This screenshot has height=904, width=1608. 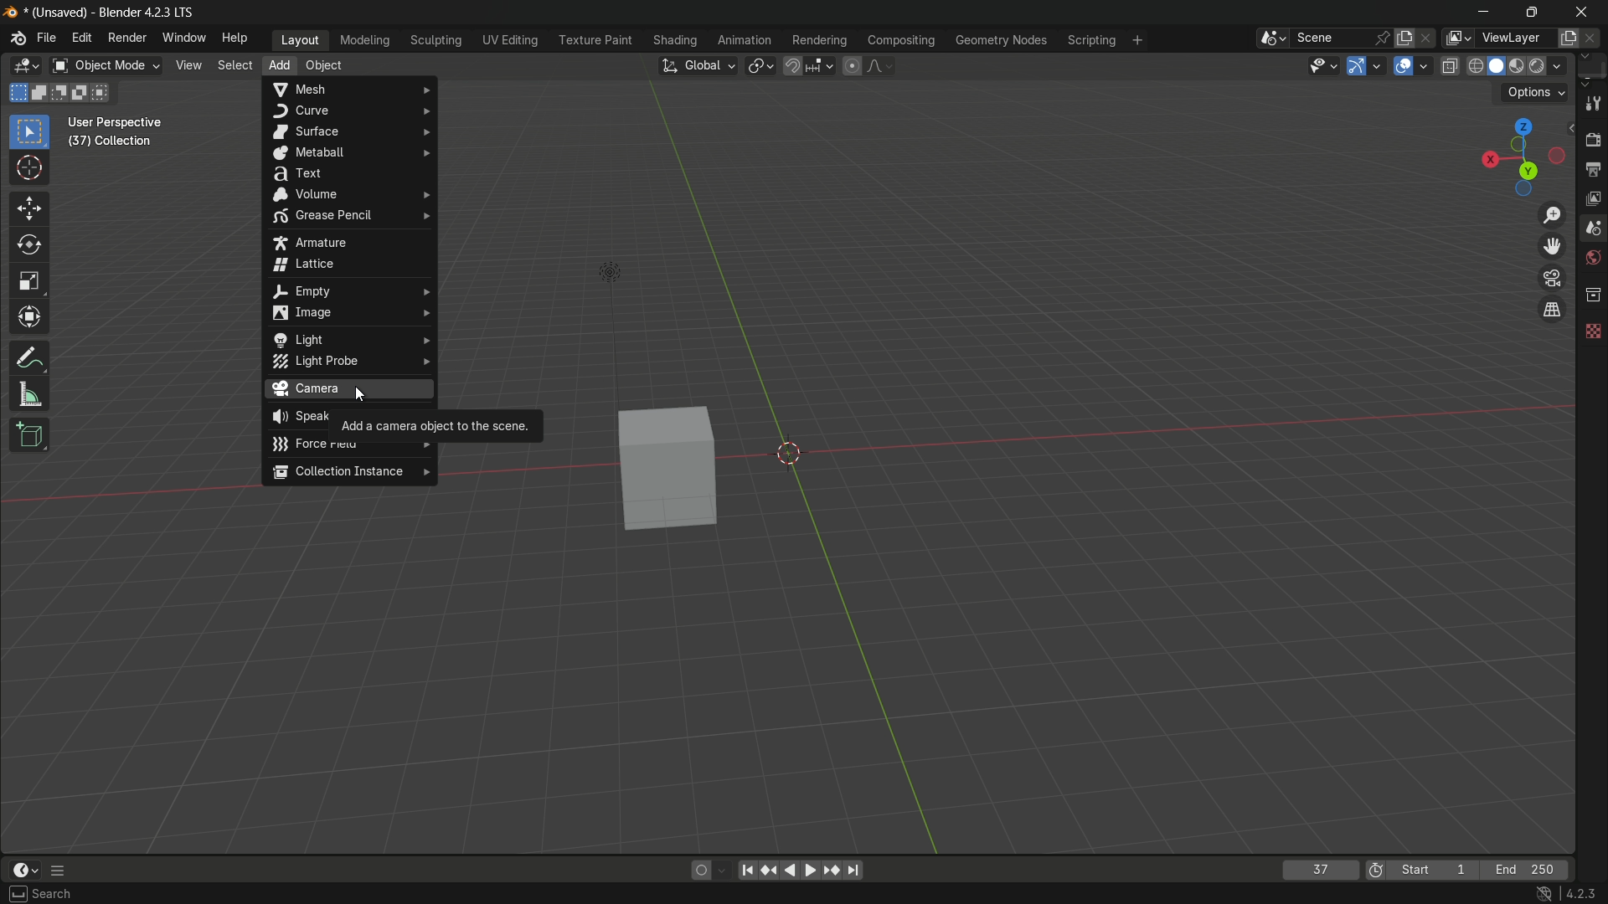 I want to click on light, so click(x=348, y=338).